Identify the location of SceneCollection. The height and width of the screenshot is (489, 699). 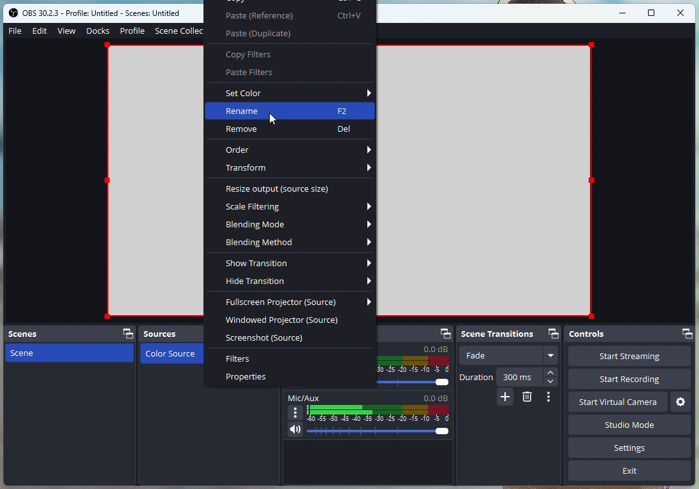
(182, 29).